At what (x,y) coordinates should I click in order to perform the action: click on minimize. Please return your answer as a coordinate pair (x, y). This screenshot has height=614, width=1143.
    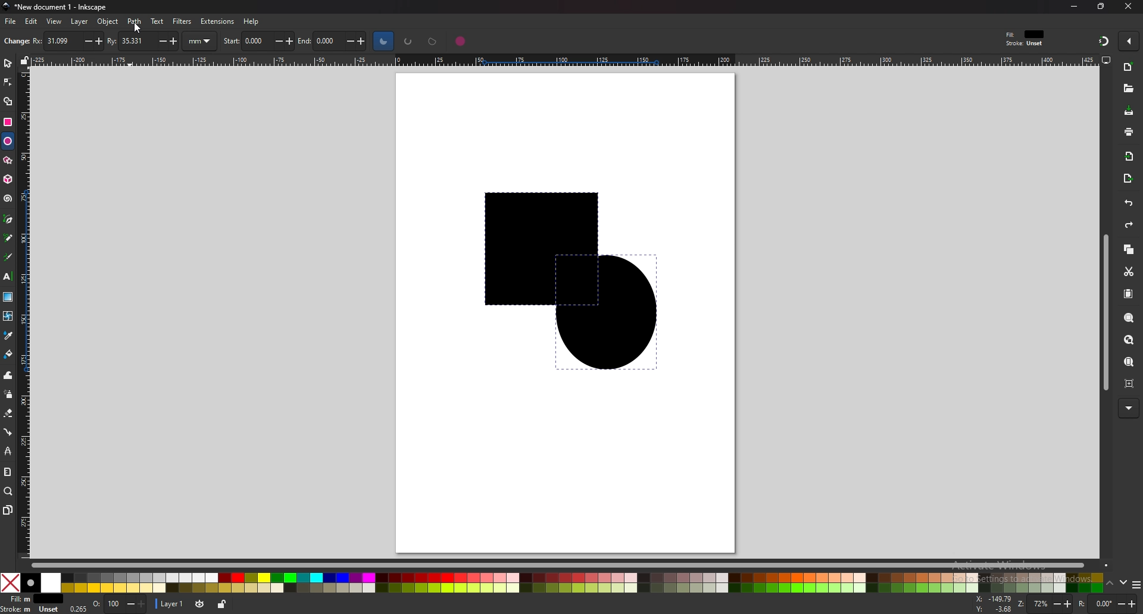
    Looking at the image, I should click on (1075, 6).